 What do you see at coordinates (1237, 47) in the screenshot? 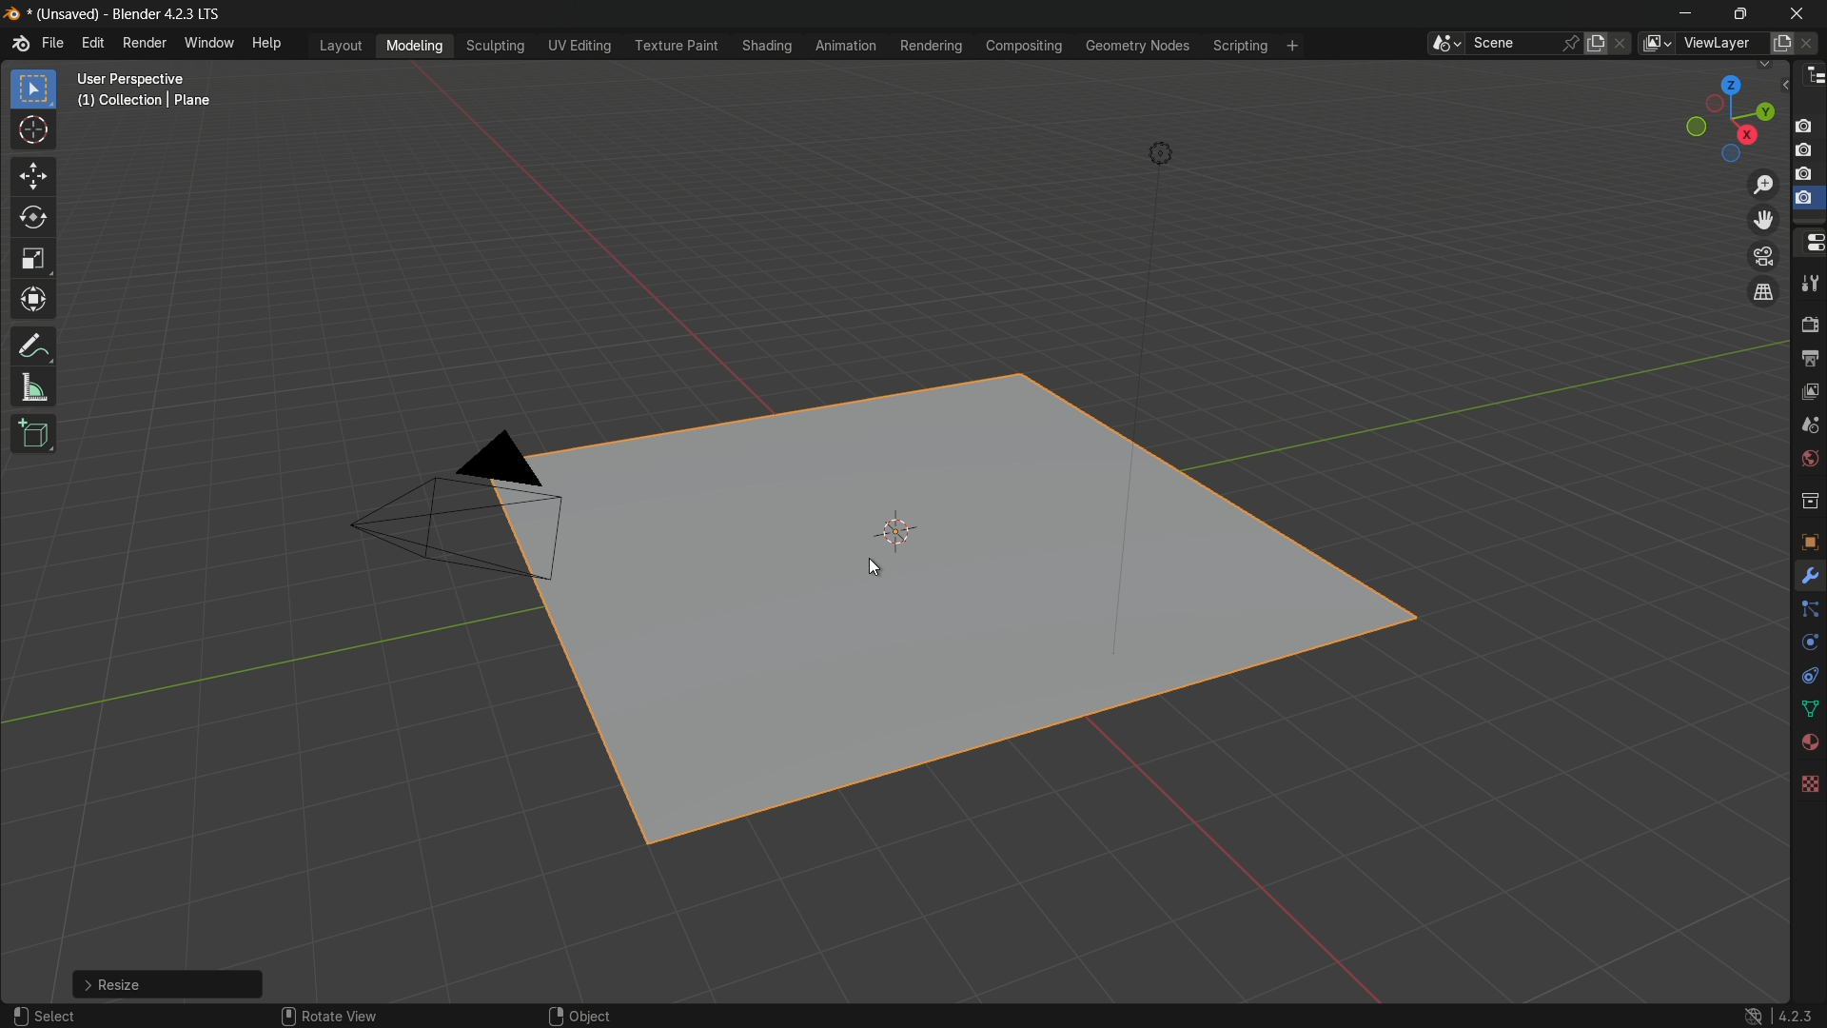
I see `scripting` at bounding box center [1237, 47].